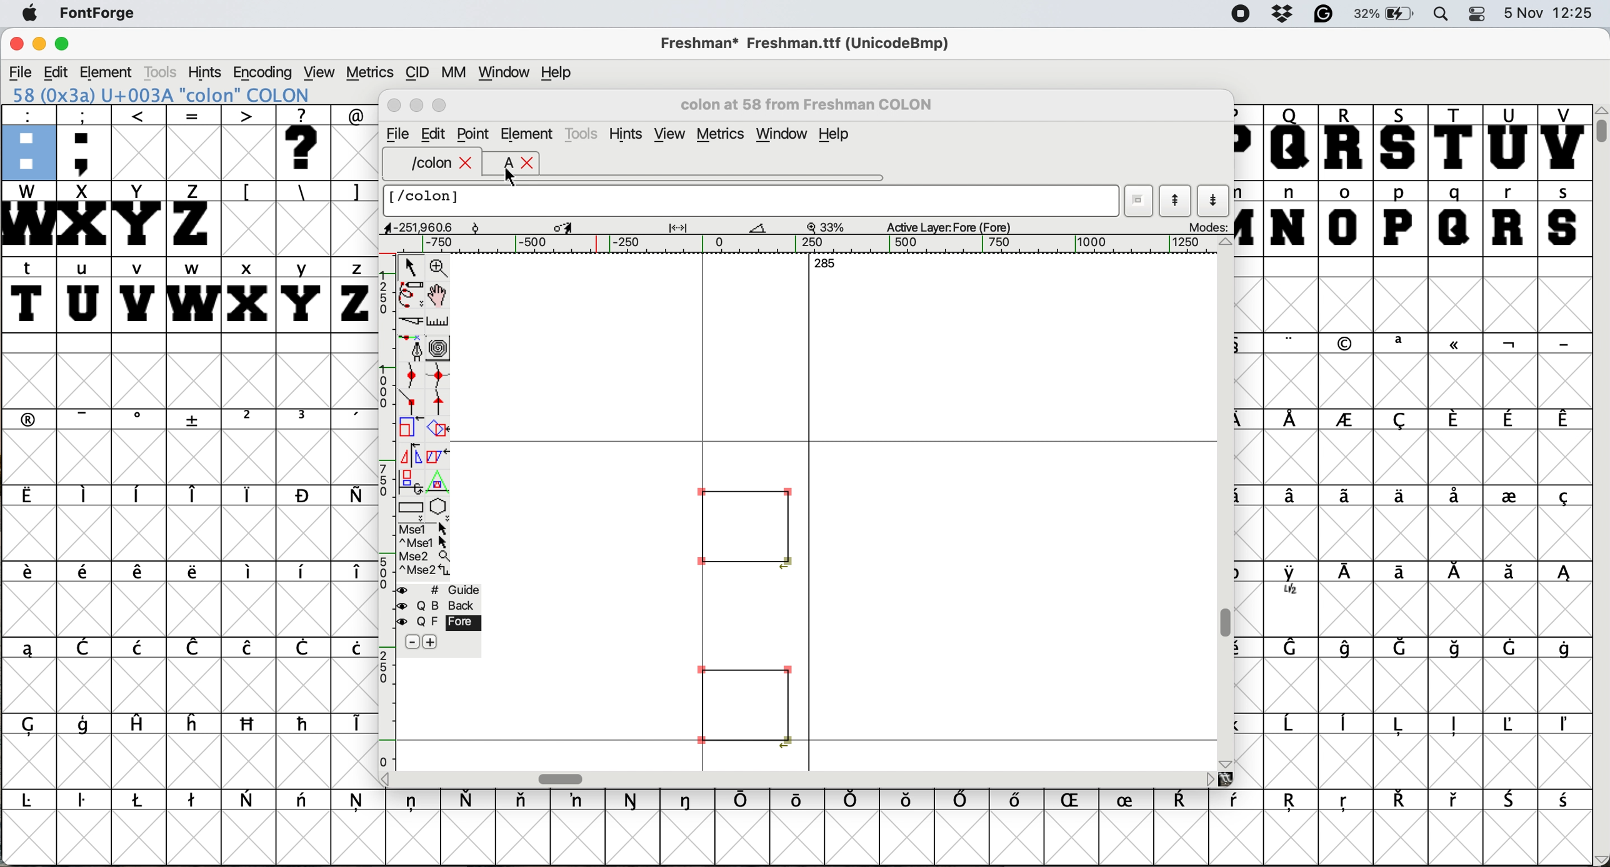 This screenshot has width=1610, height=867. I want to click on symbol, so click(85, 727).